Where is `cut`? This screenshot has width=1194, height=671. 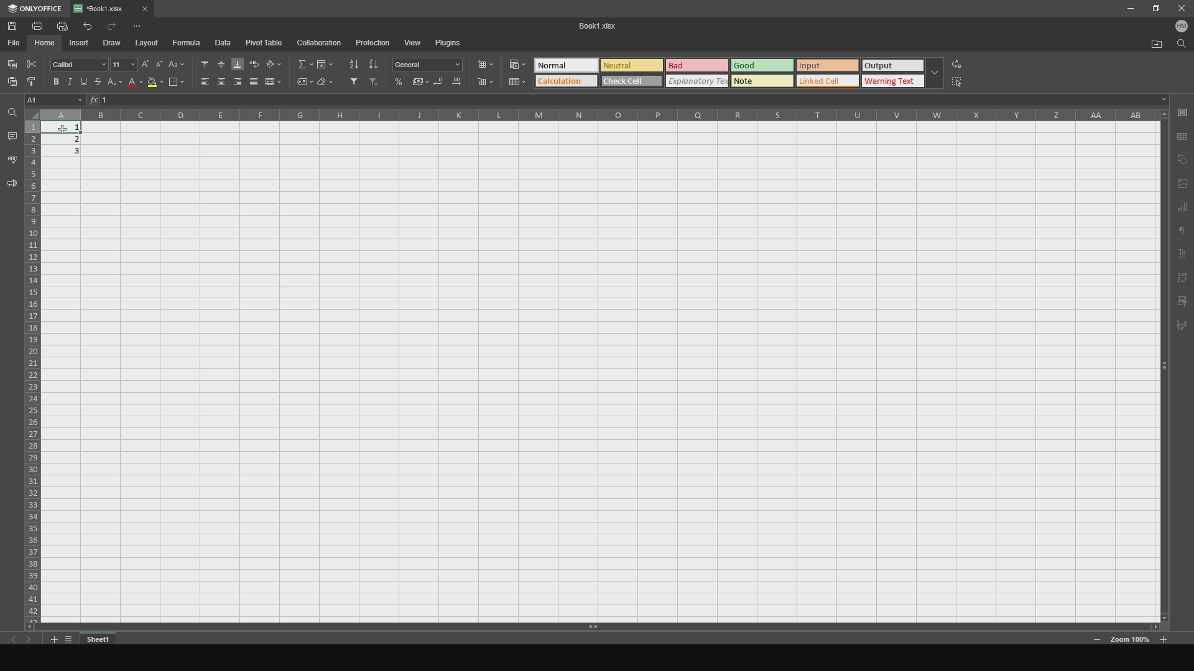
cut is located at coordinates (33, 62).